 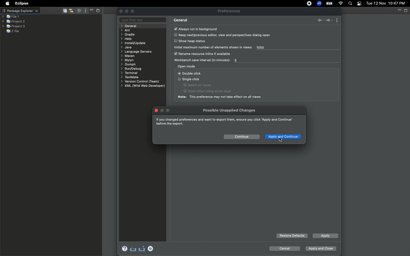 What do you see at coordinates (139, 81) in the screenshot?
I see `Version control team` at bounding box center [139, 81].